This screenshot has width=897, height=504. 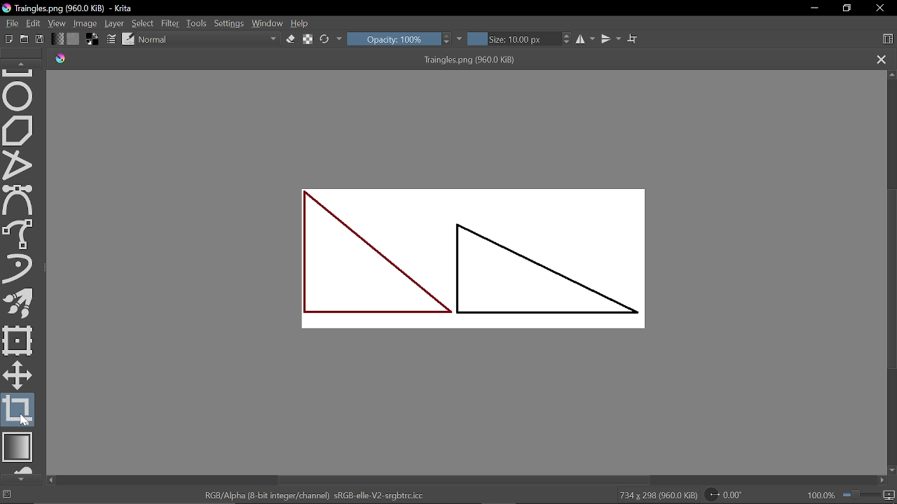 I want to click on move left, so click(x=50, y=480).